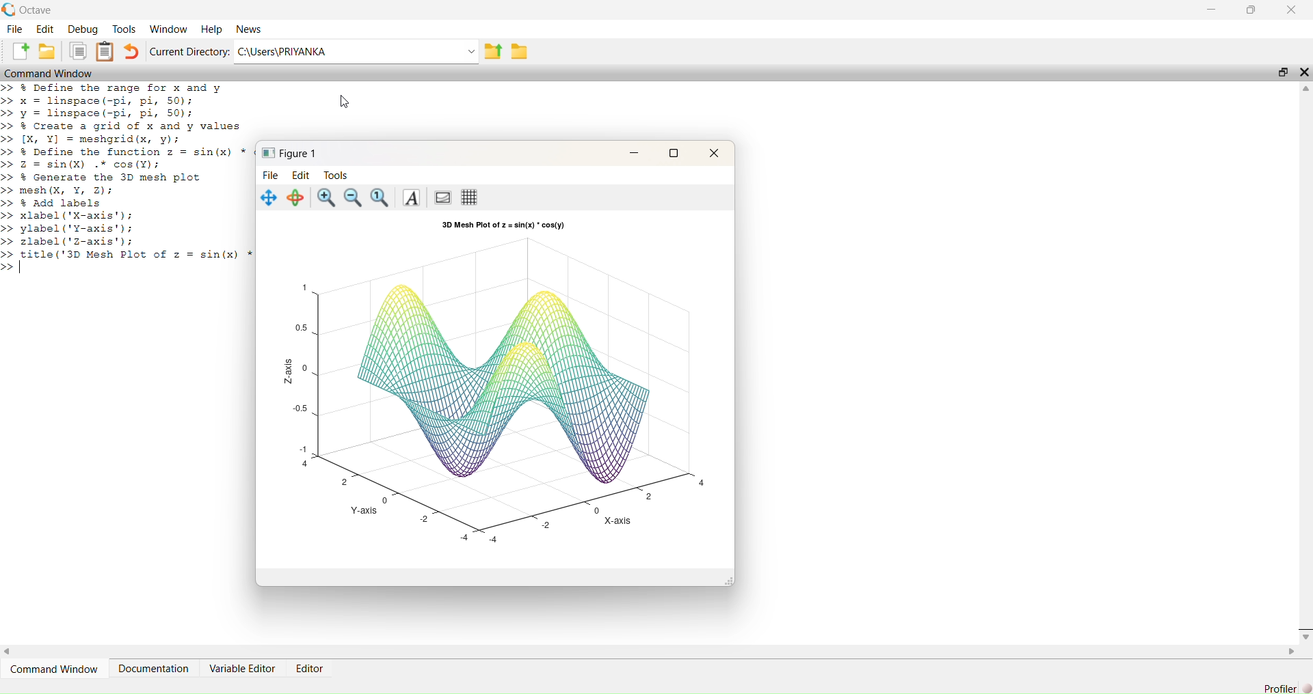 The image size is (1313, 694). What do you see at coordinates (382, 198) in the screenshot?
I see `Automatic limits for current axes` at bounding box center [382, 198].